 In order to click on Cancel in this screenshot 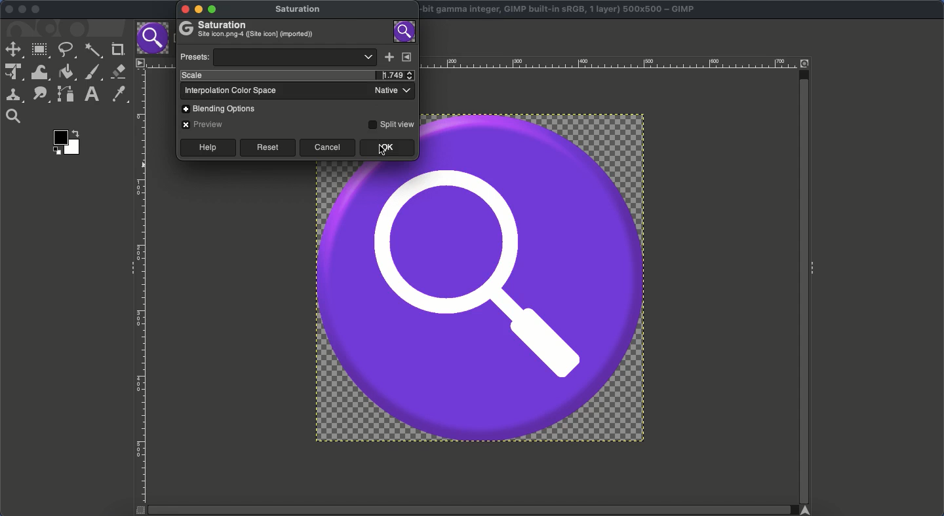, I will do `click(327, 147)`.